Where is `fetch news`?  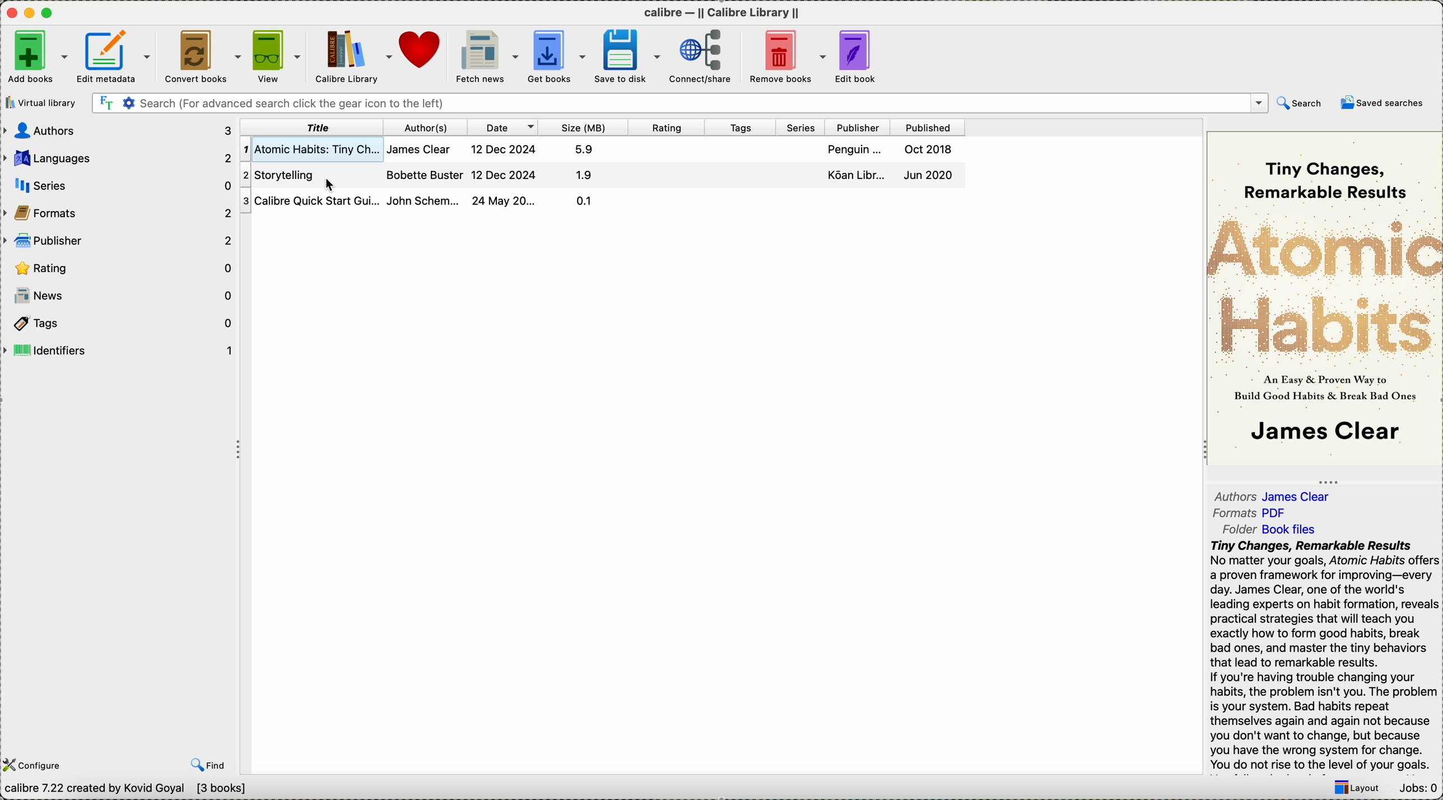 fetch news is located at coordinates (485, 56).